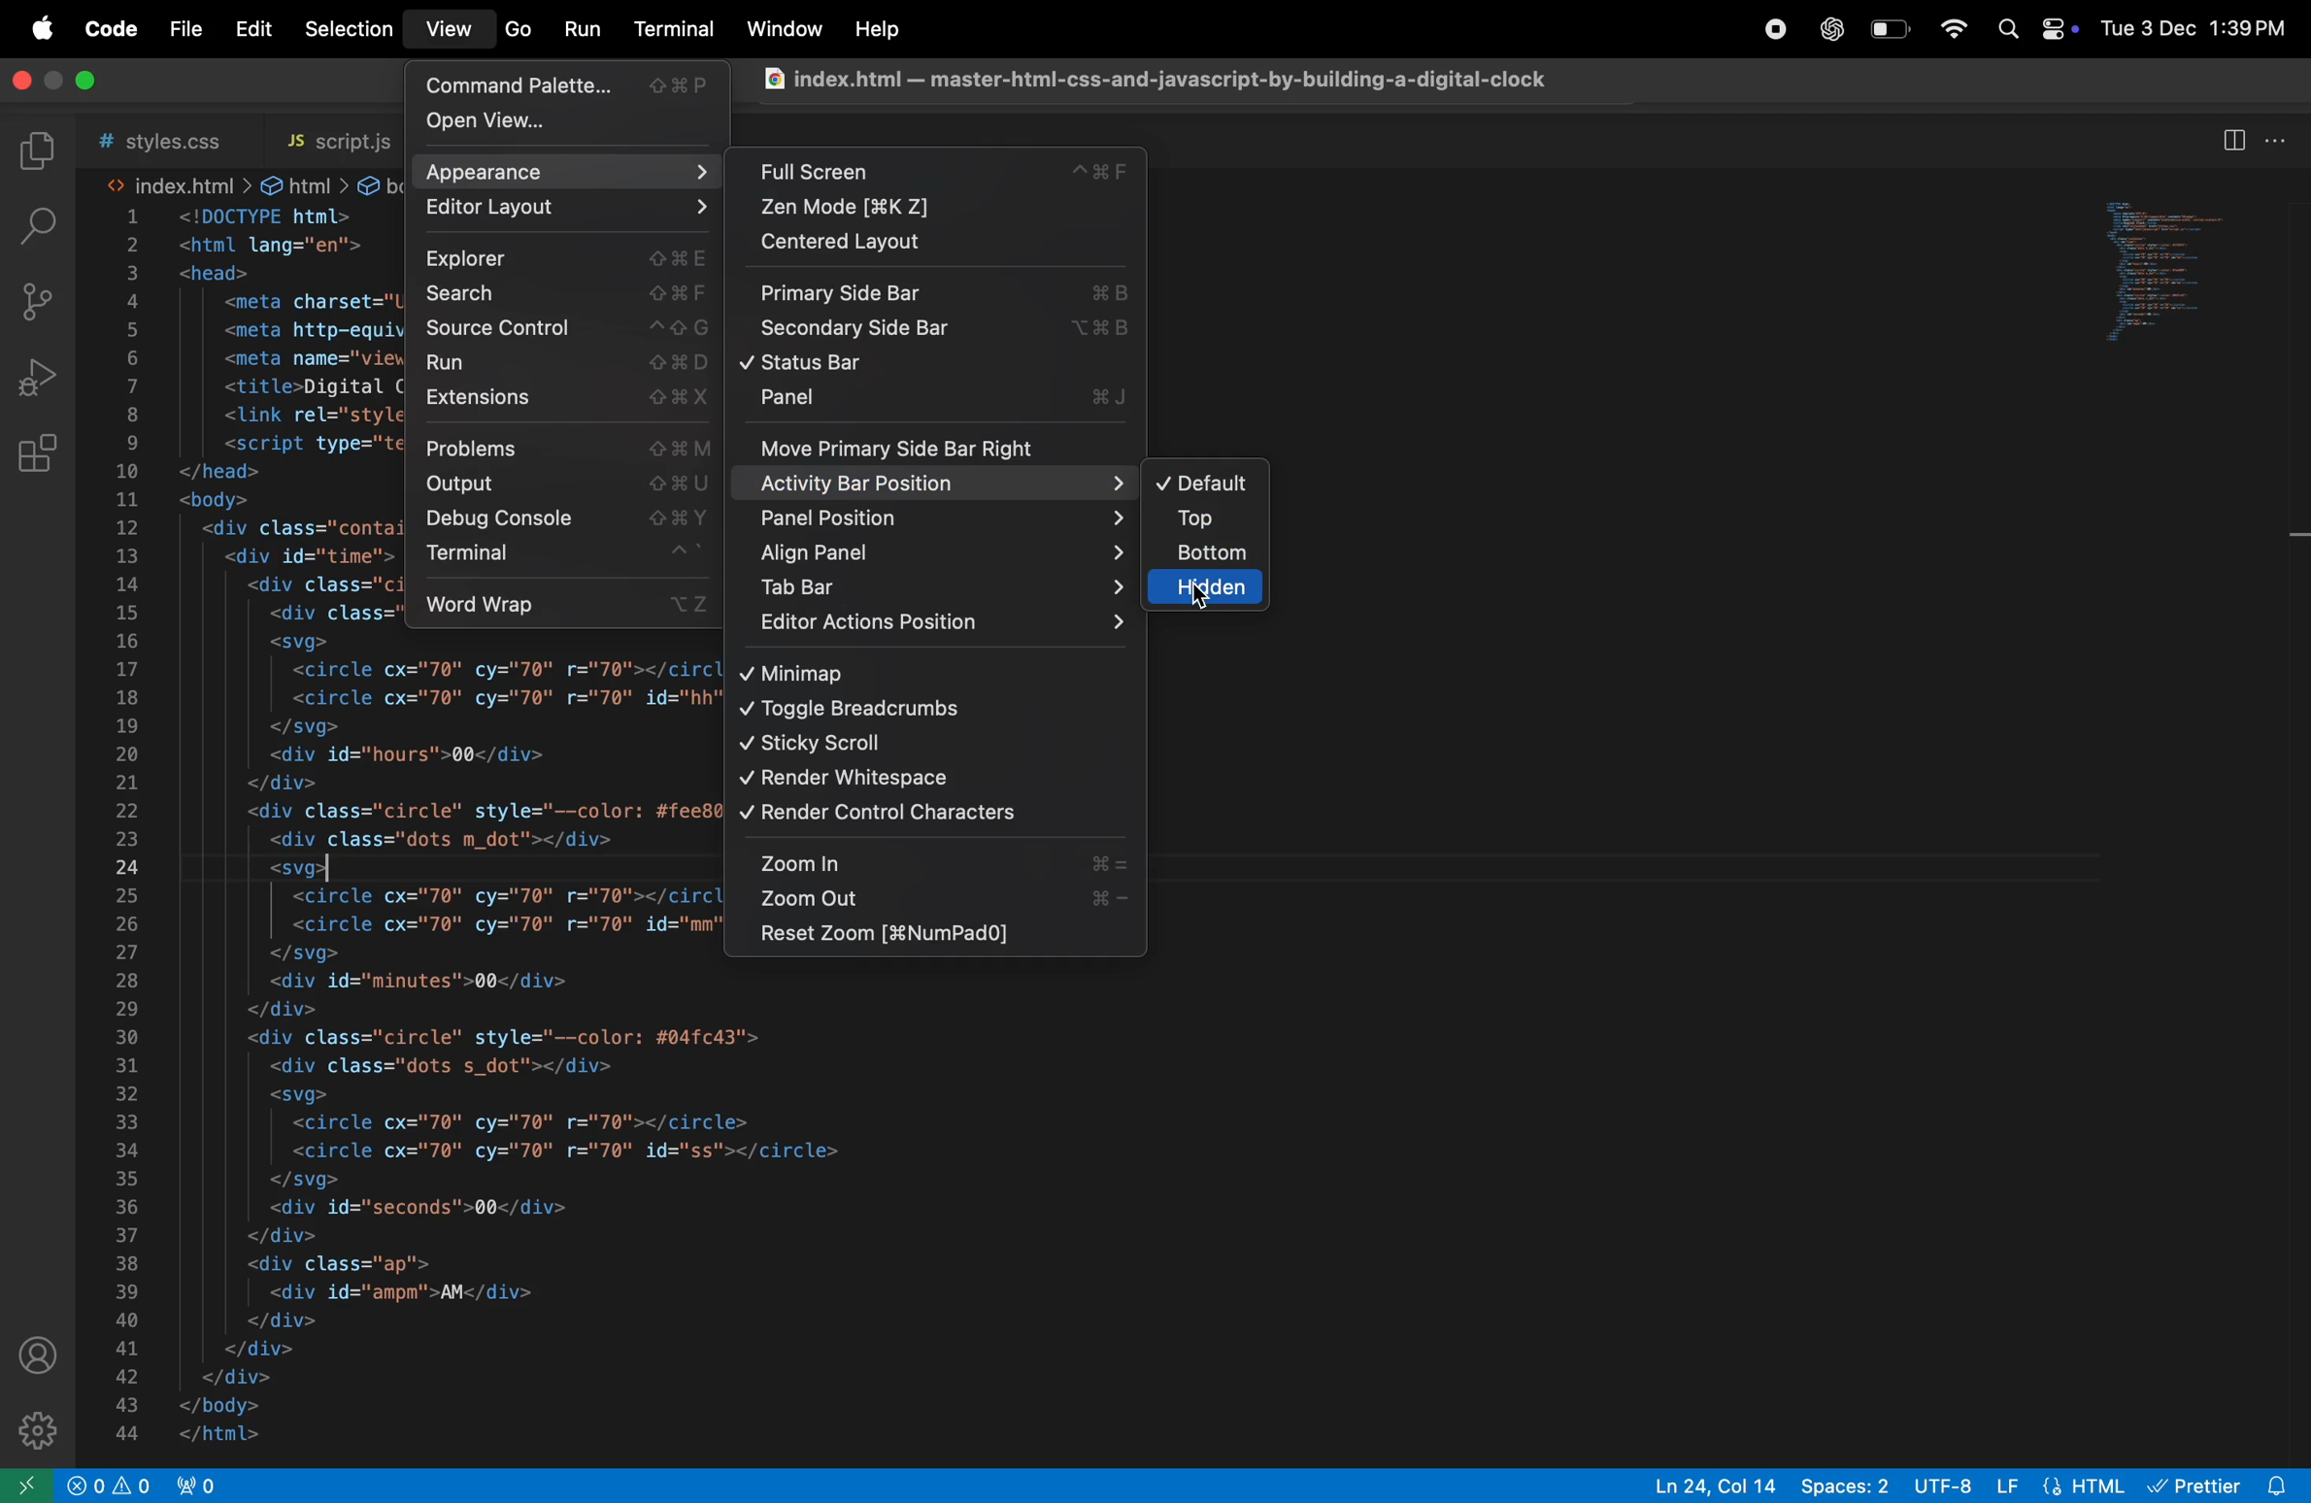  I want to click on style .css, so click(156, 136).